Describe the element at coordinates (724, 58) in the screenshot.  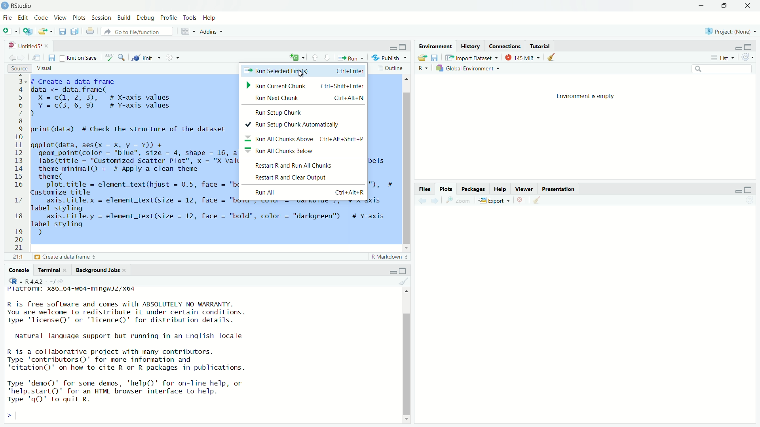
I see `Liist` at that location.